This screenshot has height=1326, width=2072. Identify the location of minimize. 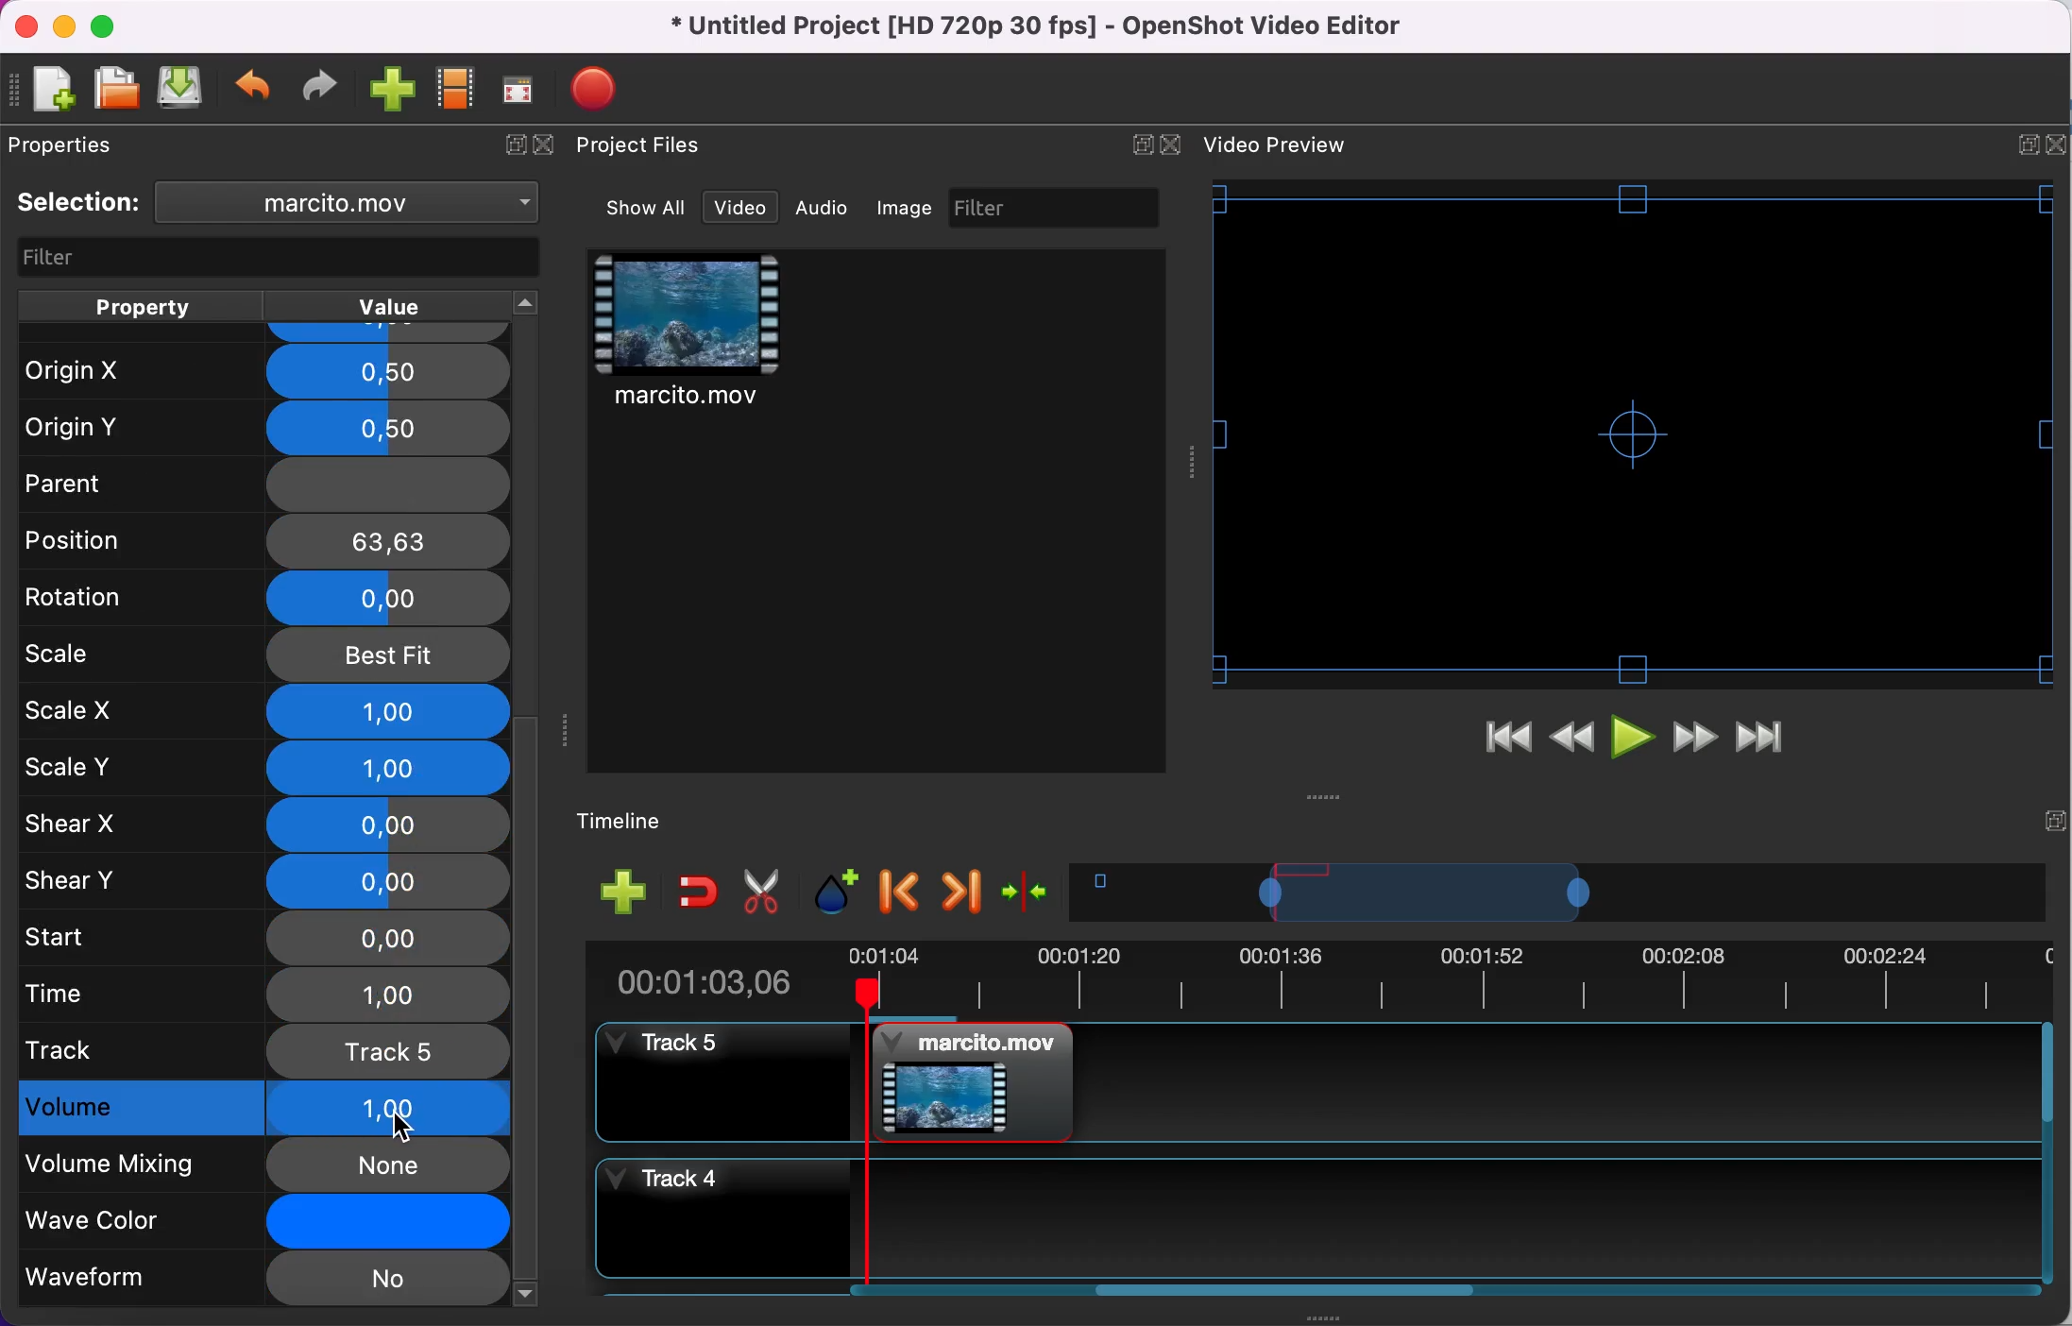
(63, 25).